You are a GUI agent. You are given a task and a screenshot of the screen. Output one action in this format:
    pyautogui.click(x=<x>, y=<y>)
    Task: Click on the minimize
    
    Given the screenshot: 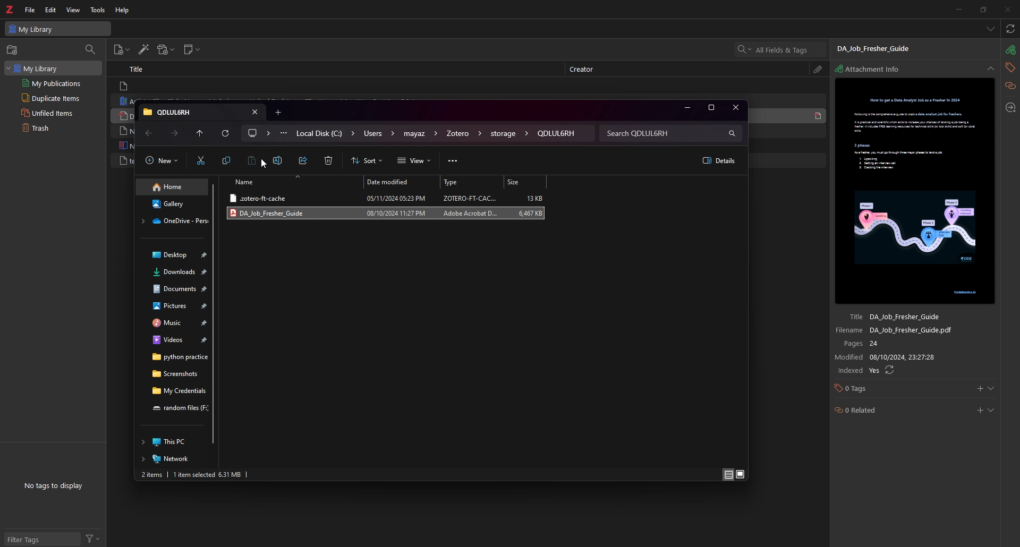 What is the action you would take?
    pyautogui.click(x=957, y=9)
    